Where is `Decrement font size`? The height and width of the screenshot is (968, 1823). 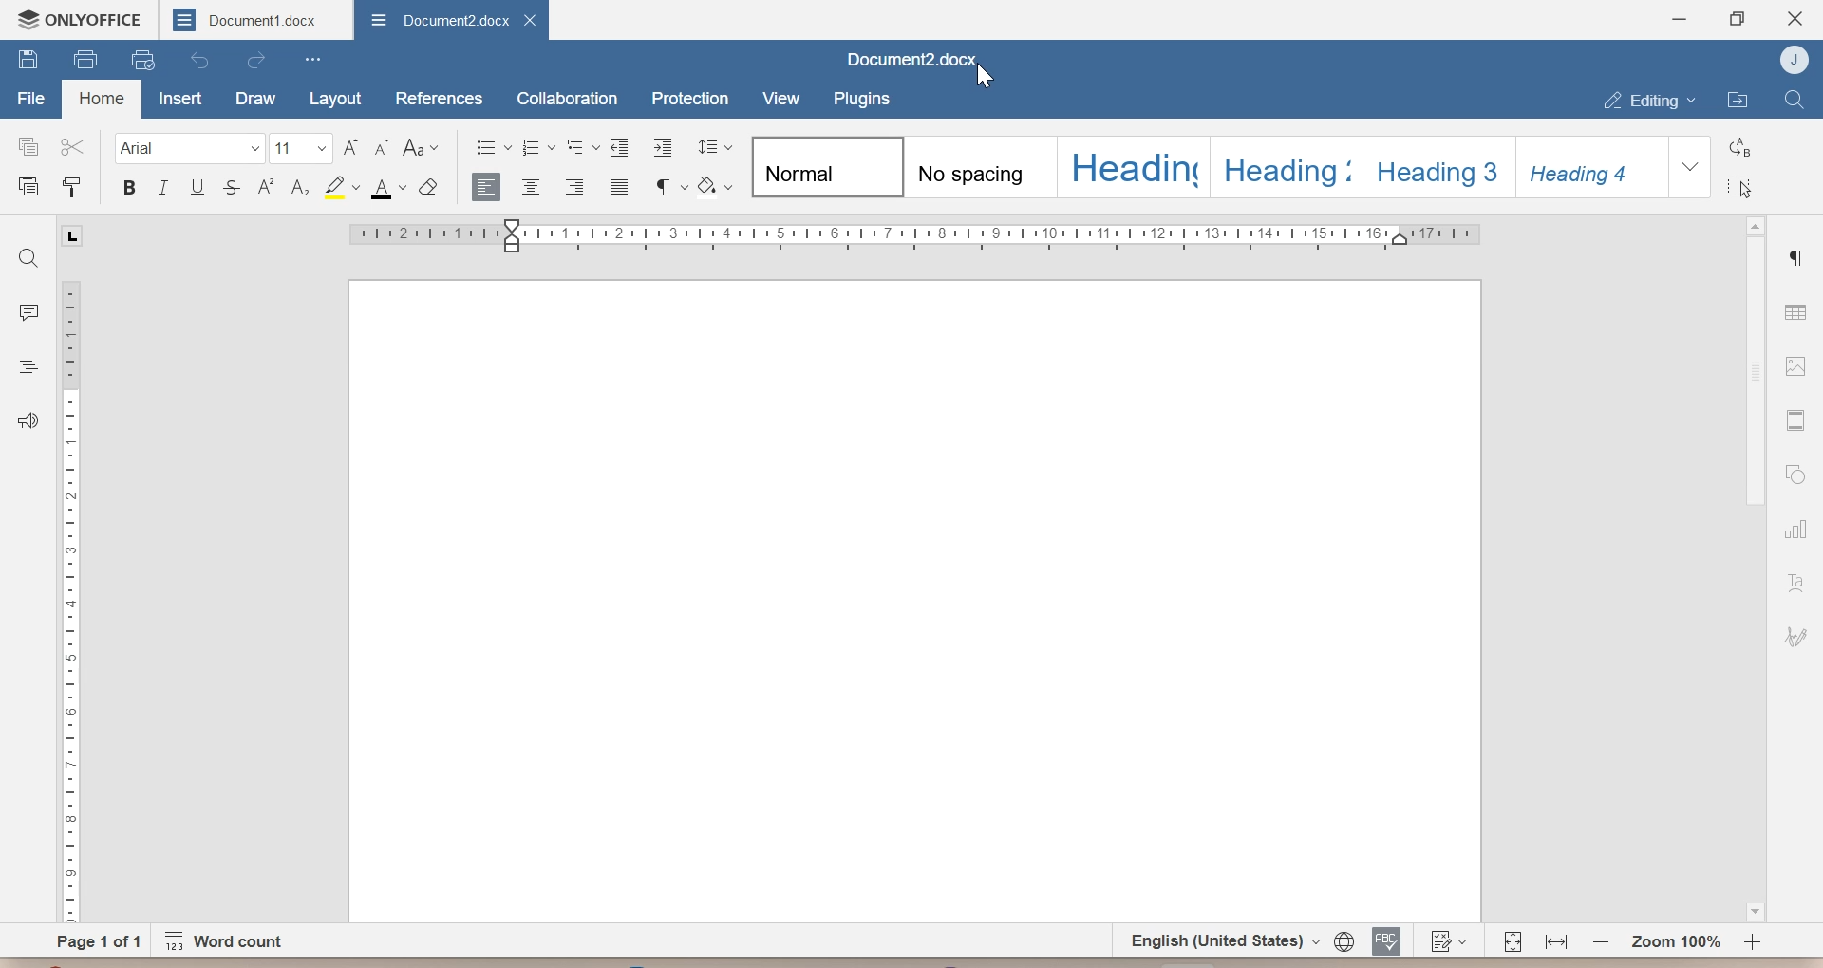 Decrement font size is located at coordinates (385, 149).